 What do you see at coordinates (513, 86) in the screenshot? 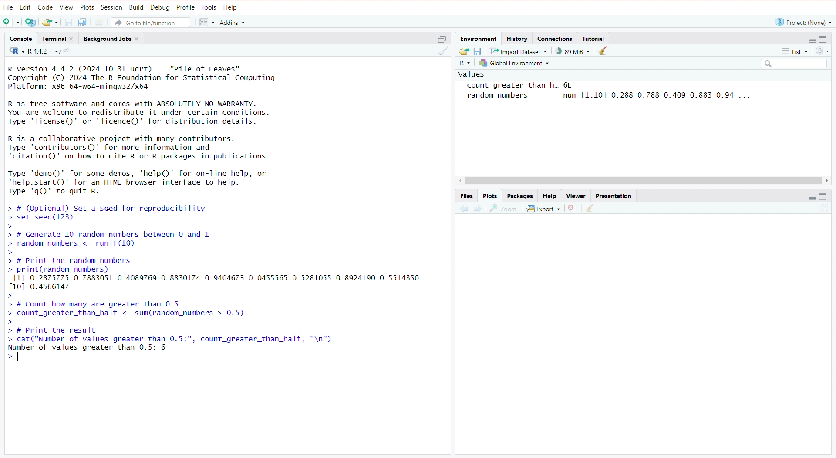
I see `count_greater_than_h..` at bounding box center [513, 86].